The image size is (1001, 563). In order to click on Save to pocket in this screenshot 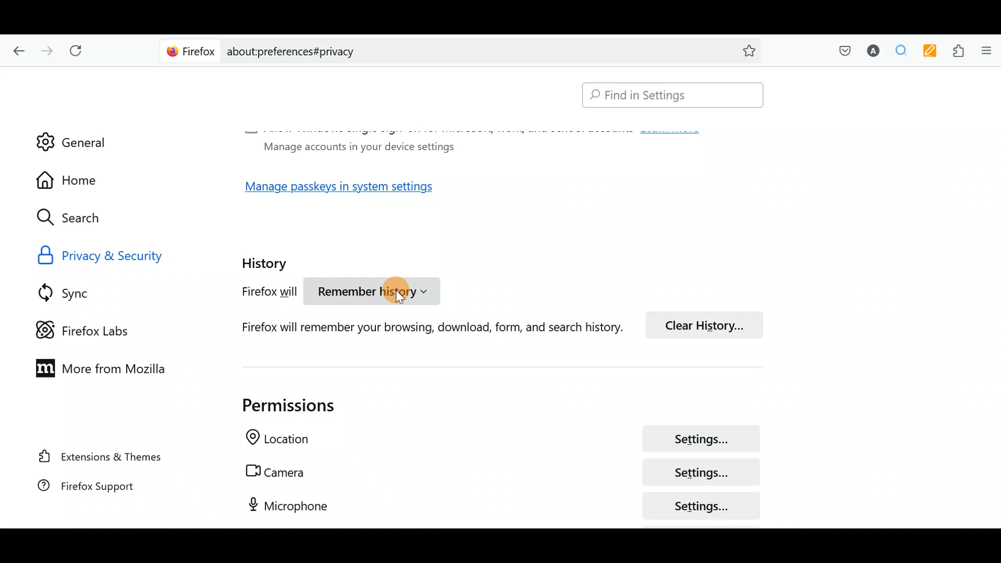, I will do `click(840, 50)`.